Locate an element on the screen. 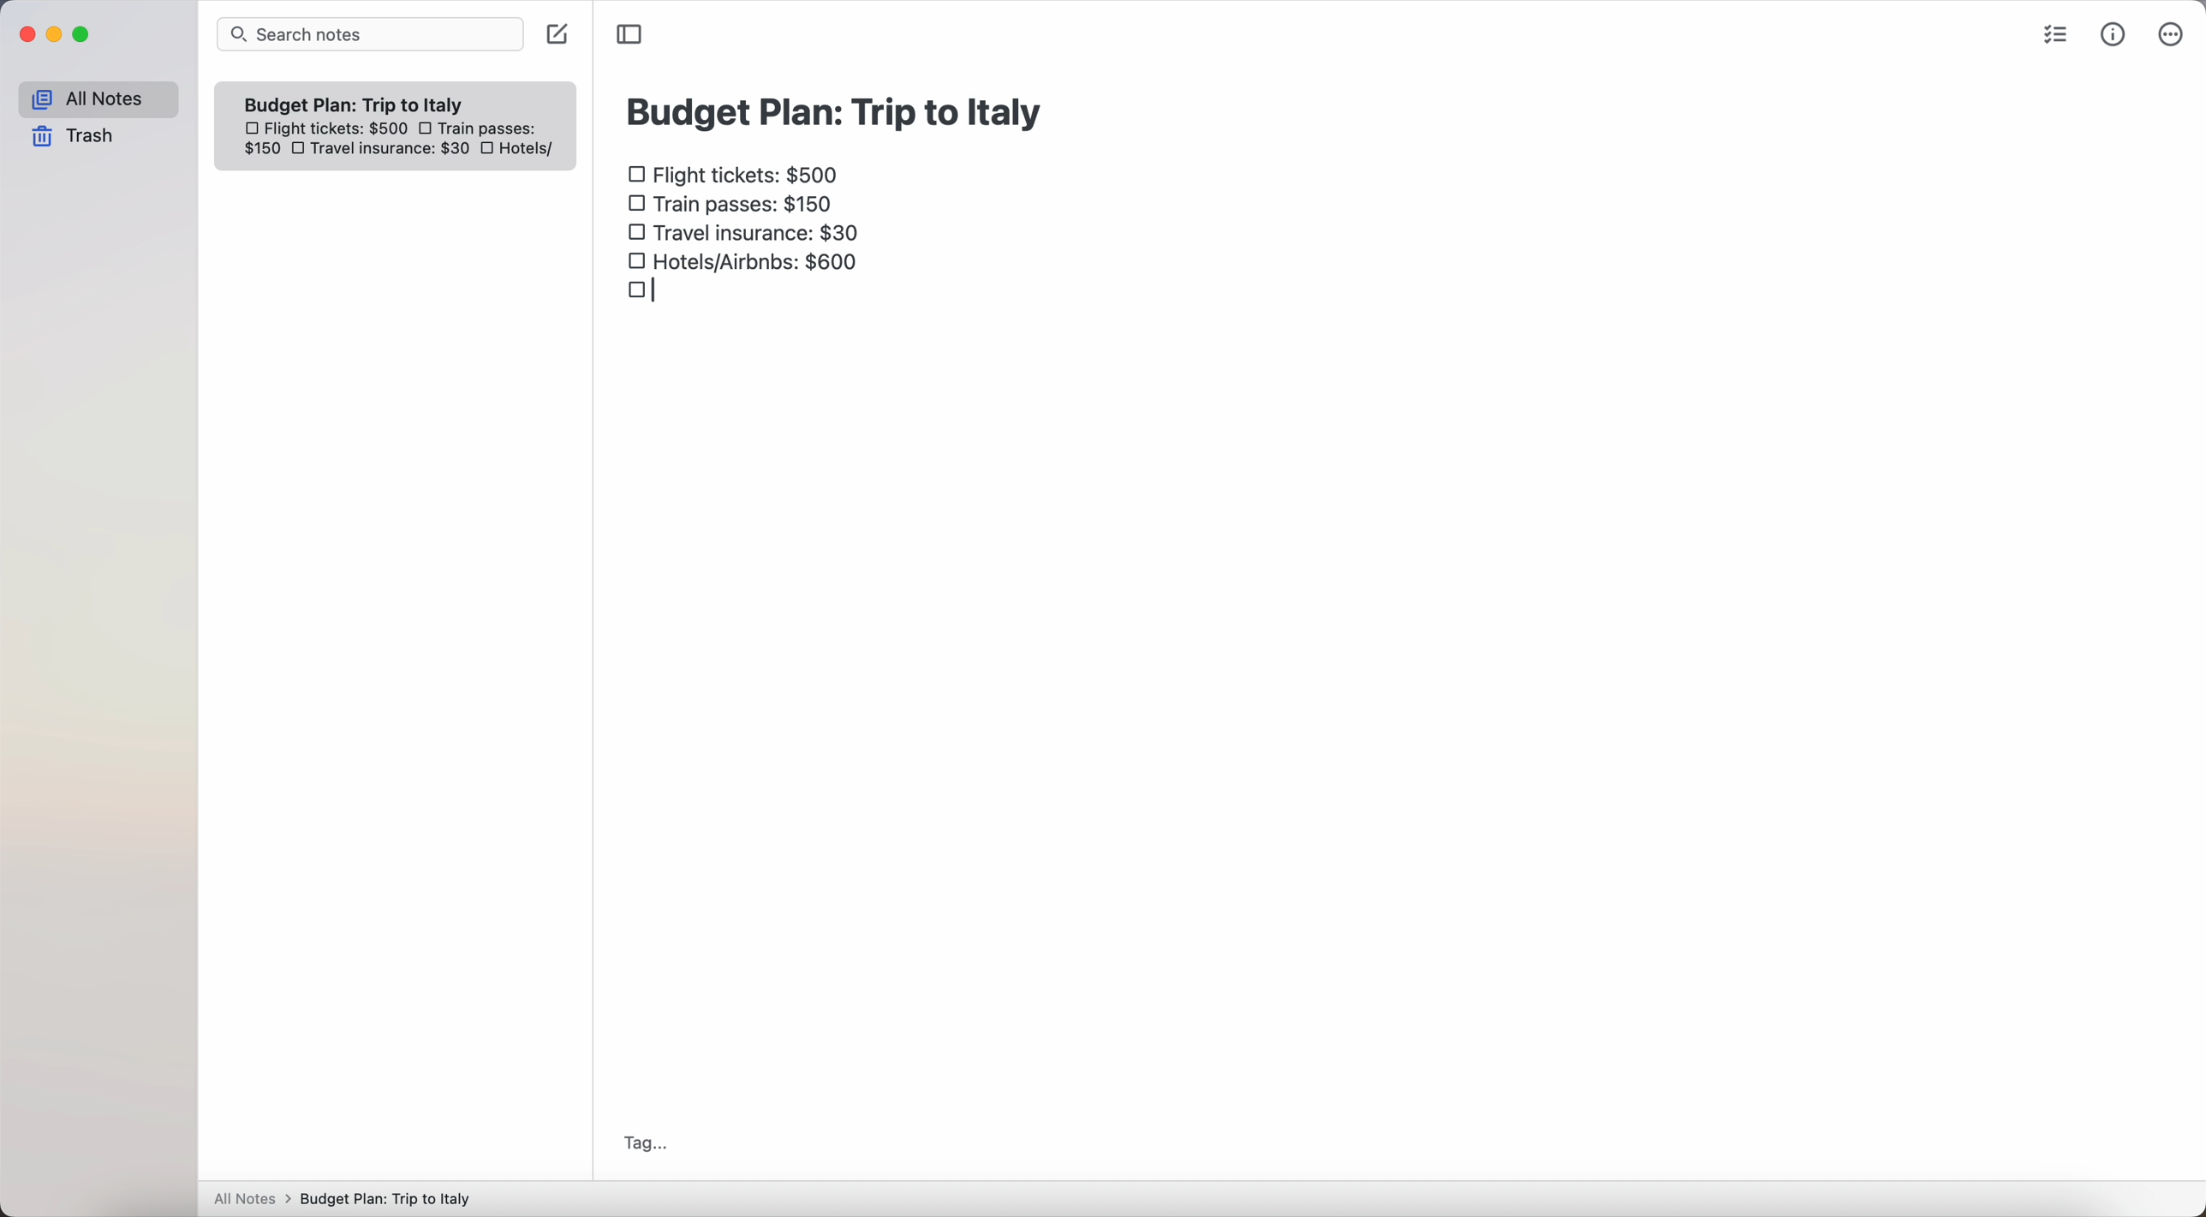 The image size is (2206, 1217). close Simplenote is located at coordinates (27, 34).